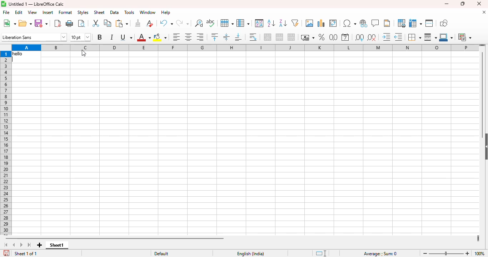 The image size is (488, 257). Describe the element at coordinates (291, 37) in the screenshot. I see `unmerge cells` at that location.